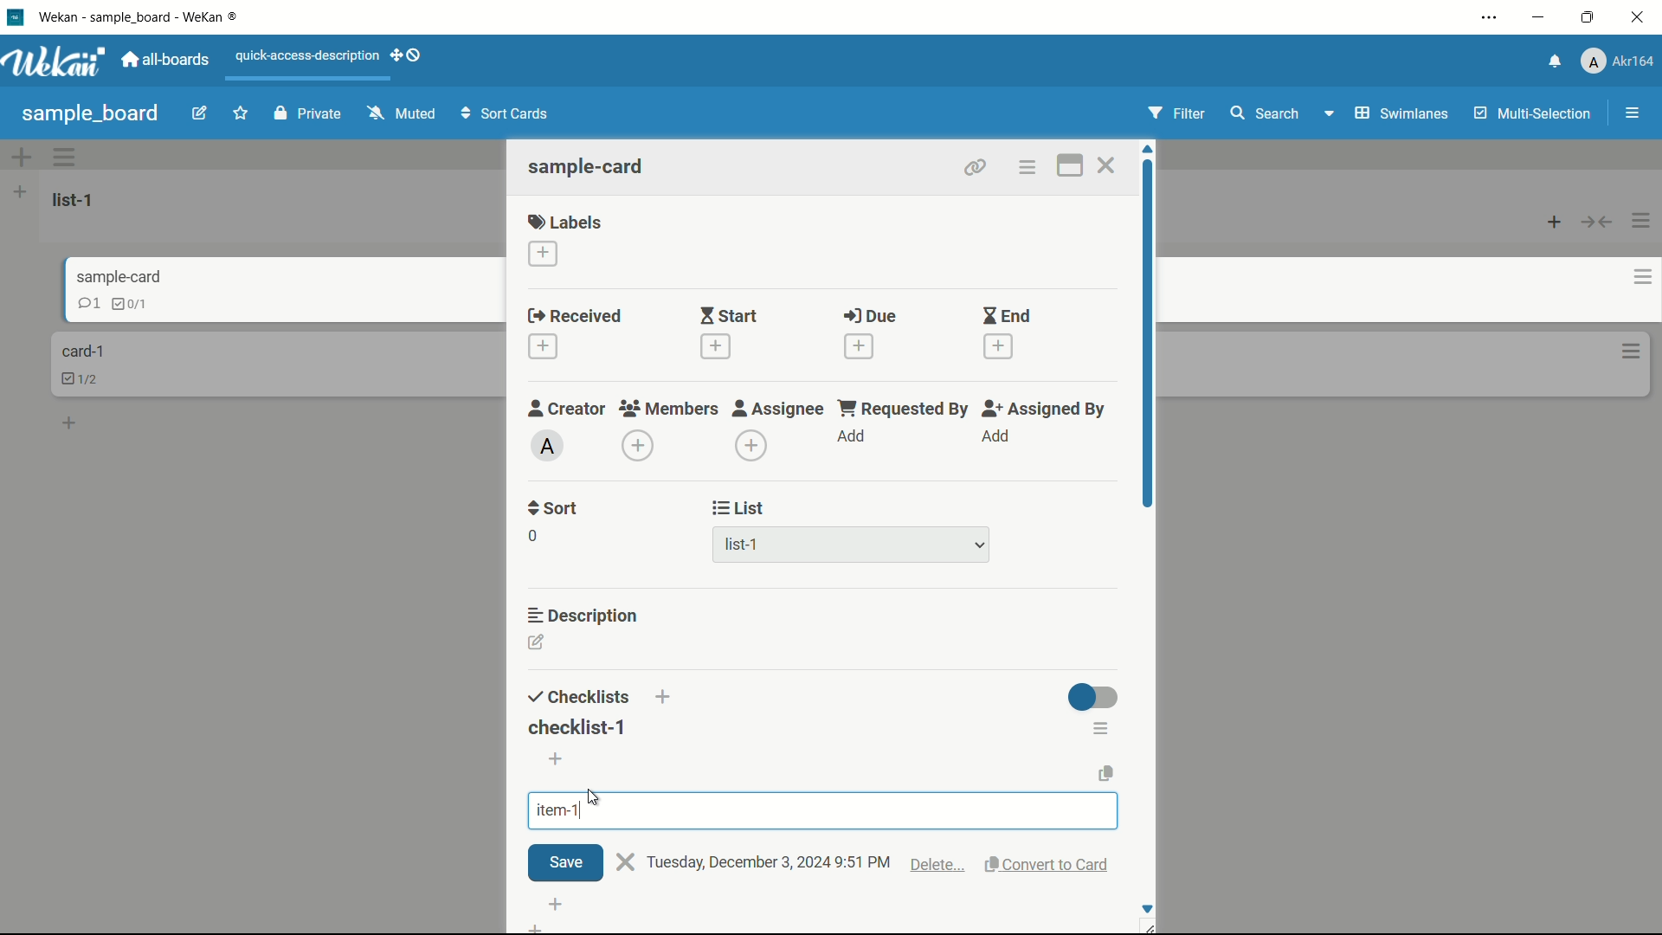 This screenshot has width=1662, height=935. Describe the element at coordinates (976, 168) in the screenshot. I see `copy link to clipboard` at that location.